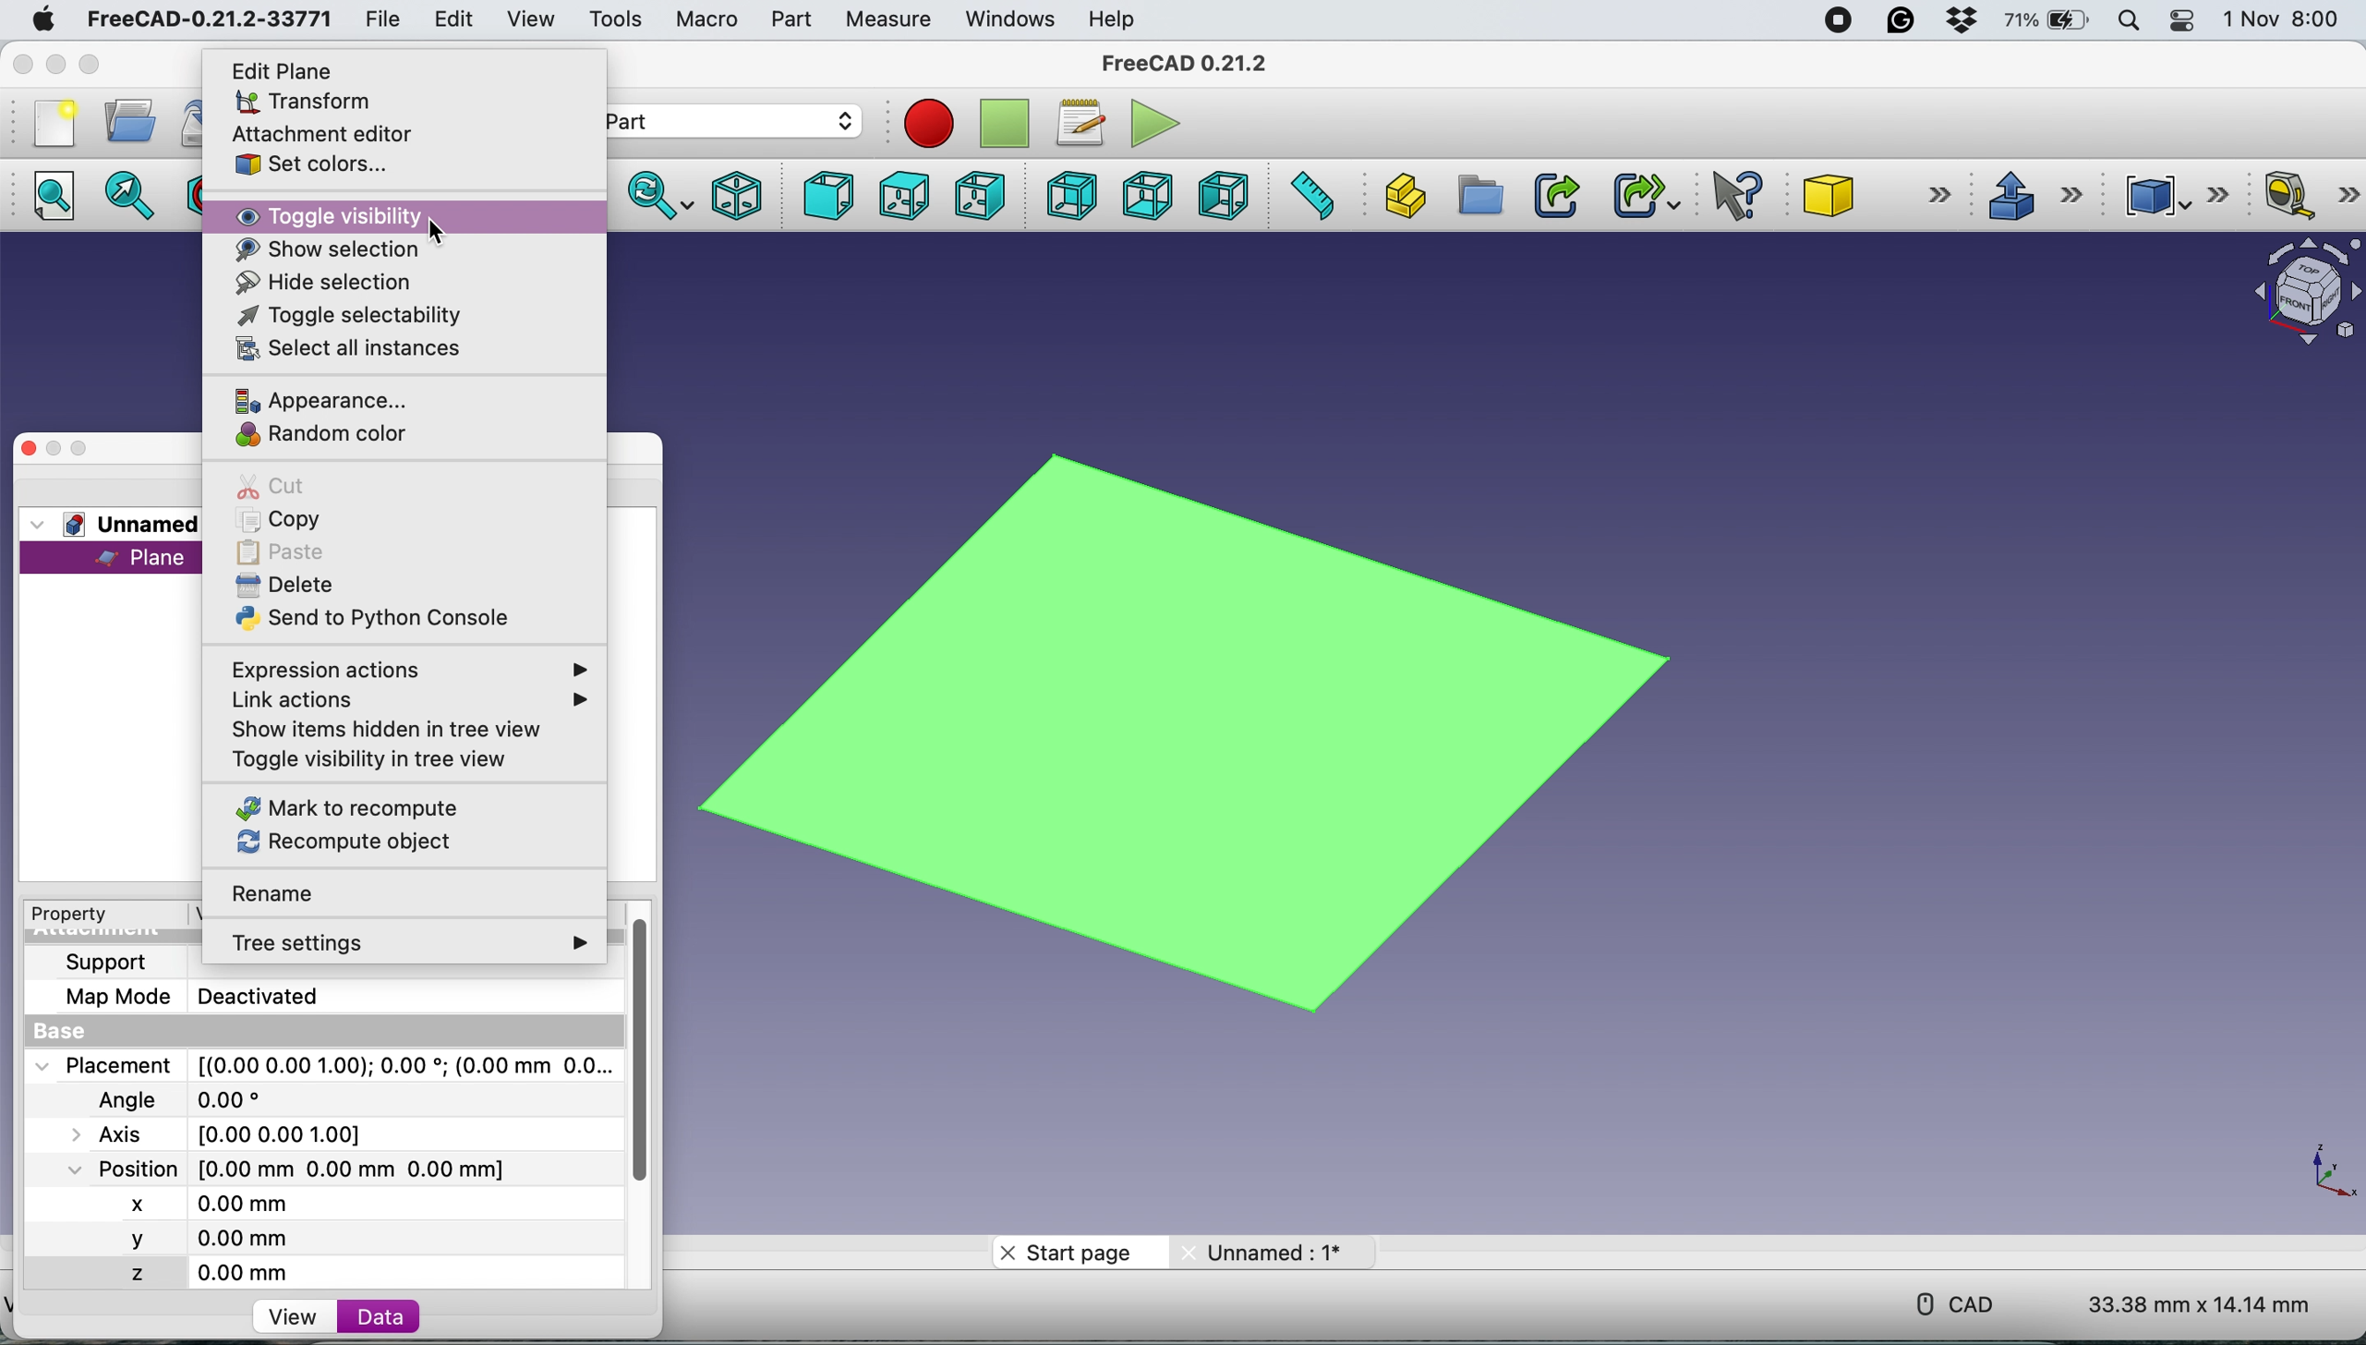 Image resolution: width=2366 pixels, height=1345 pixels. Describe the element at coordinates (1071, 193) in the screenshot. I see `rear` at that location.